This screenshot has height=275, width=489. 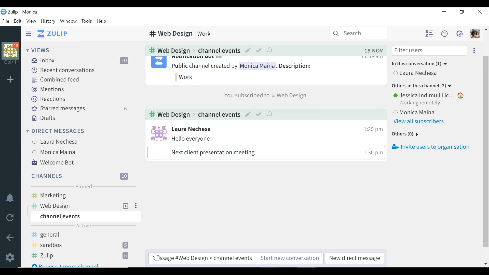 What do you see at coordinates (182, 33) in the screenshot?
I see `web design Channel description` at bounding box center [182, 33].